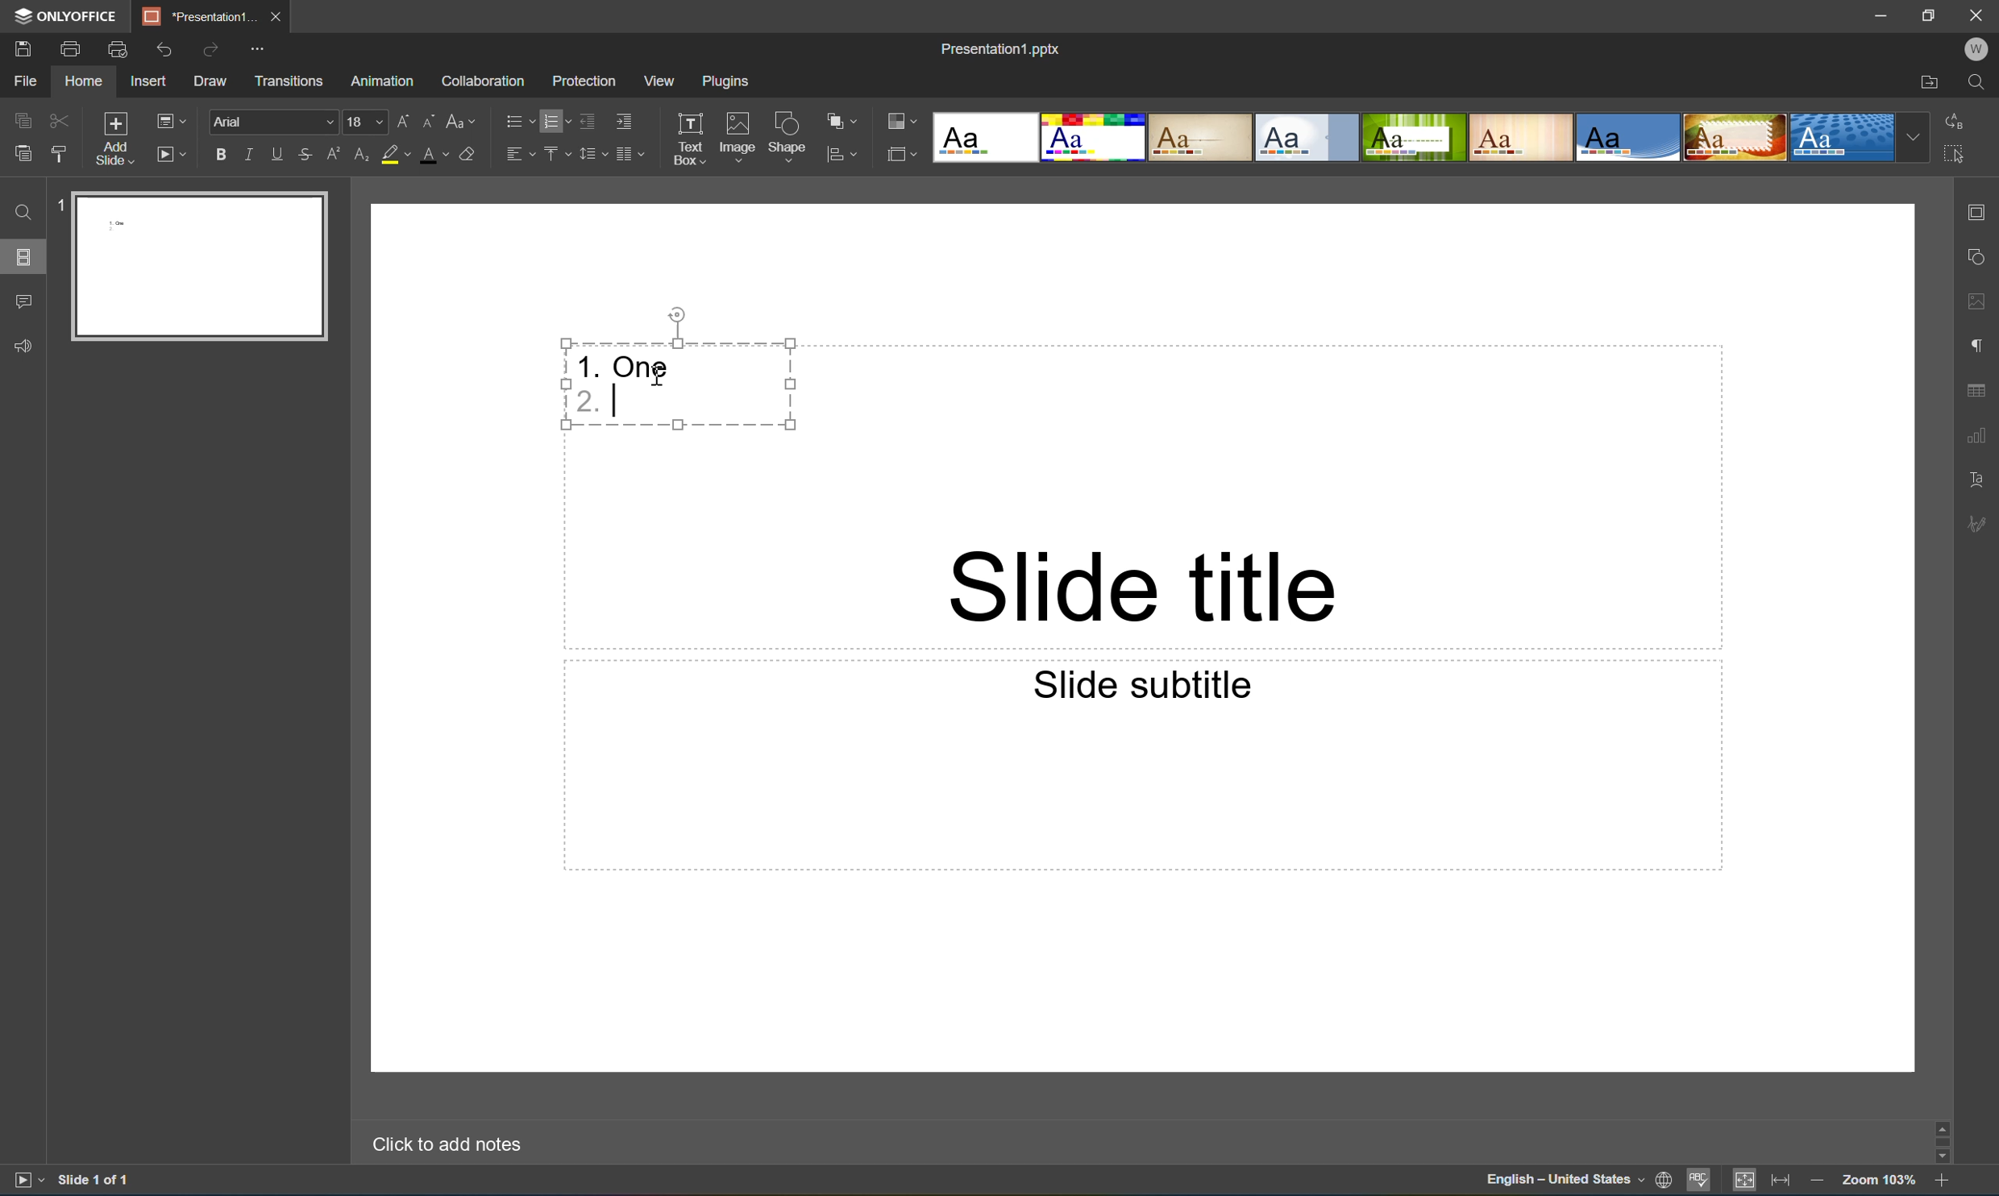 The image size is (1999, 1196). Describe the element at coordinates (1880, 1183) in the screenshot. I see `Zoom 103%` at that location.